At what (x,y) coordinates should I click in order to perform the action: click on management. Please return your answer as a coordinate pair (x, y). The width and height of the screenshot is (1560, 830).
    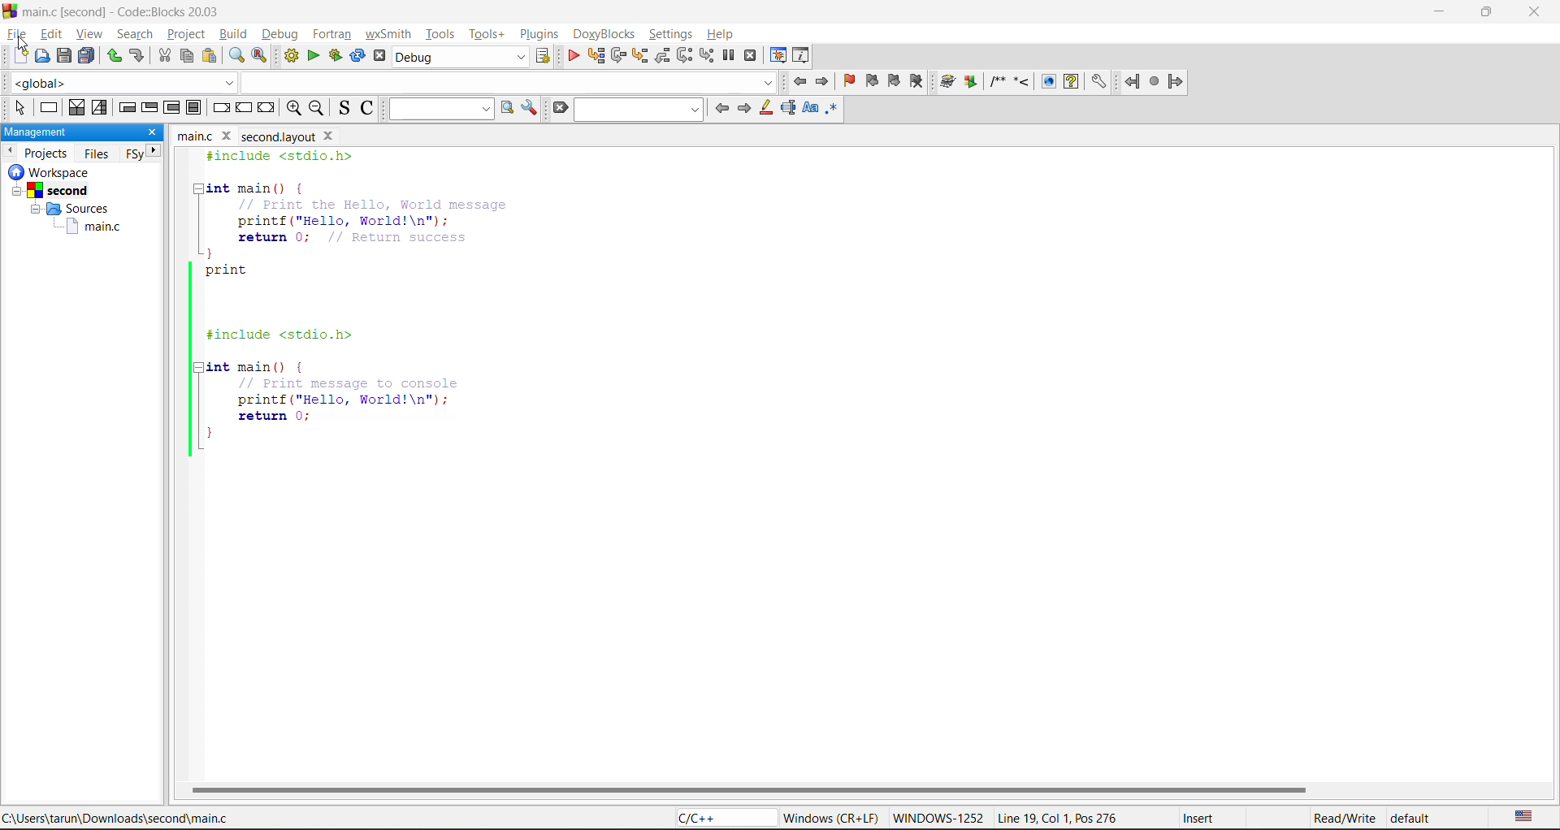
    Looking at the image, I should click on (69, 132).